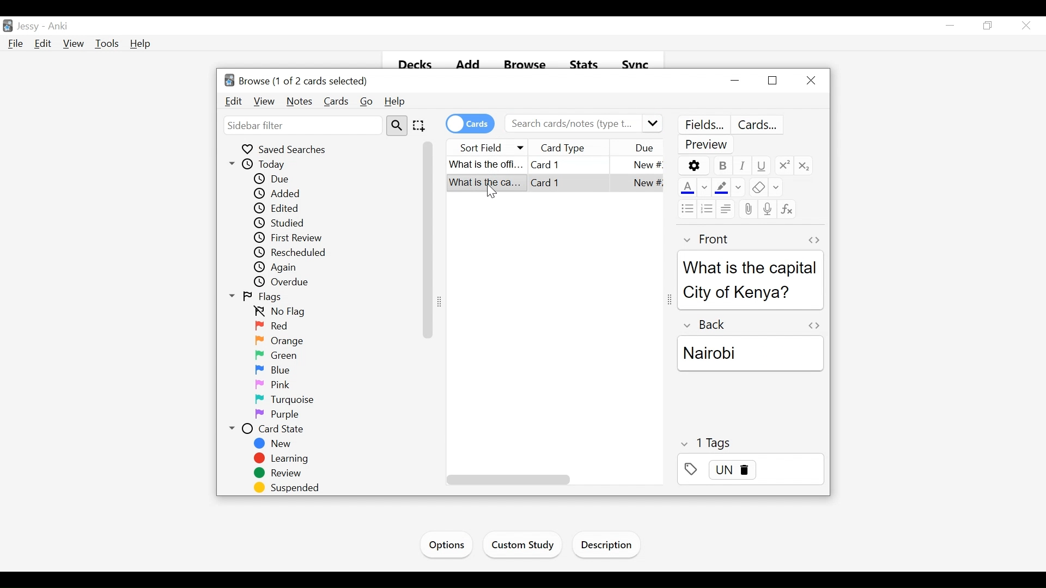 The image size is (1046, 588). Describe the element at coordinates (555, 185) in the screenshot. I see `Card` at that location.